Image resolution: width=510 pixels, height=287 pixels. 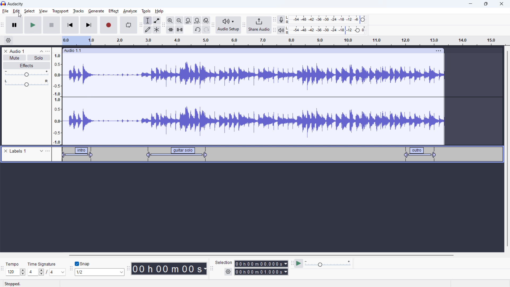 What do you see at coordinates (16, 11) in the screenshot?
I see `edit` at bounding box center [16, 11].